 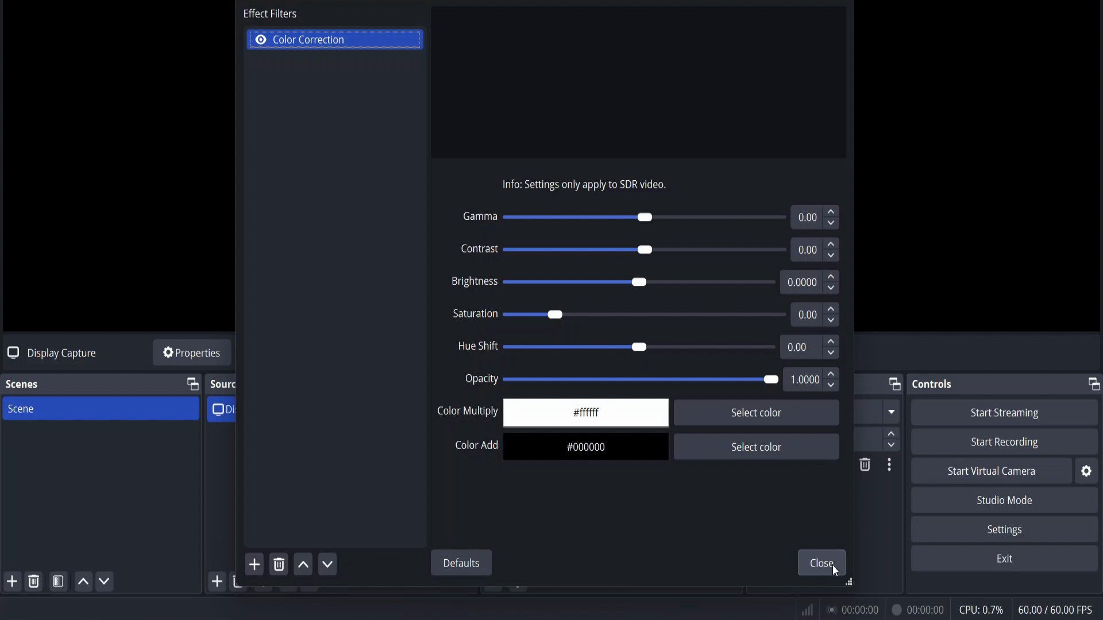 What do you see at coordinates (863, 466) in the screenshot?
I see `DELETE` at bounding box center [863, 466].